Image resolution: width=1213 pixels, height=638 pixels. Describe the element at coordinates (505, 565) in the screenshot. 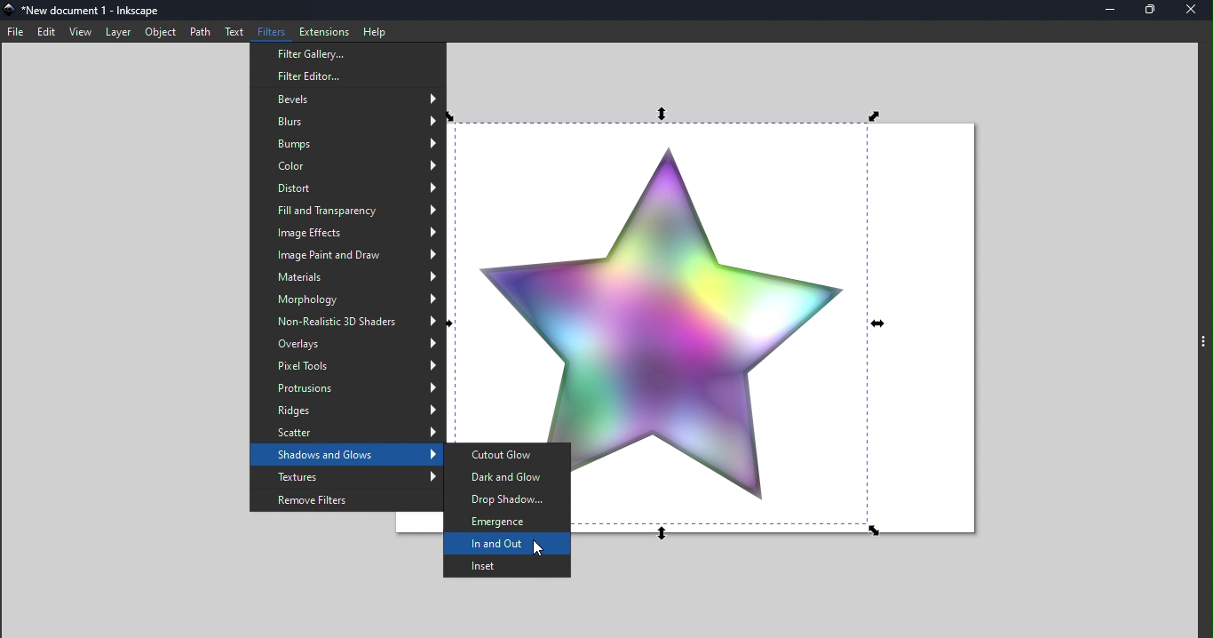

I see `Inset` at that location.